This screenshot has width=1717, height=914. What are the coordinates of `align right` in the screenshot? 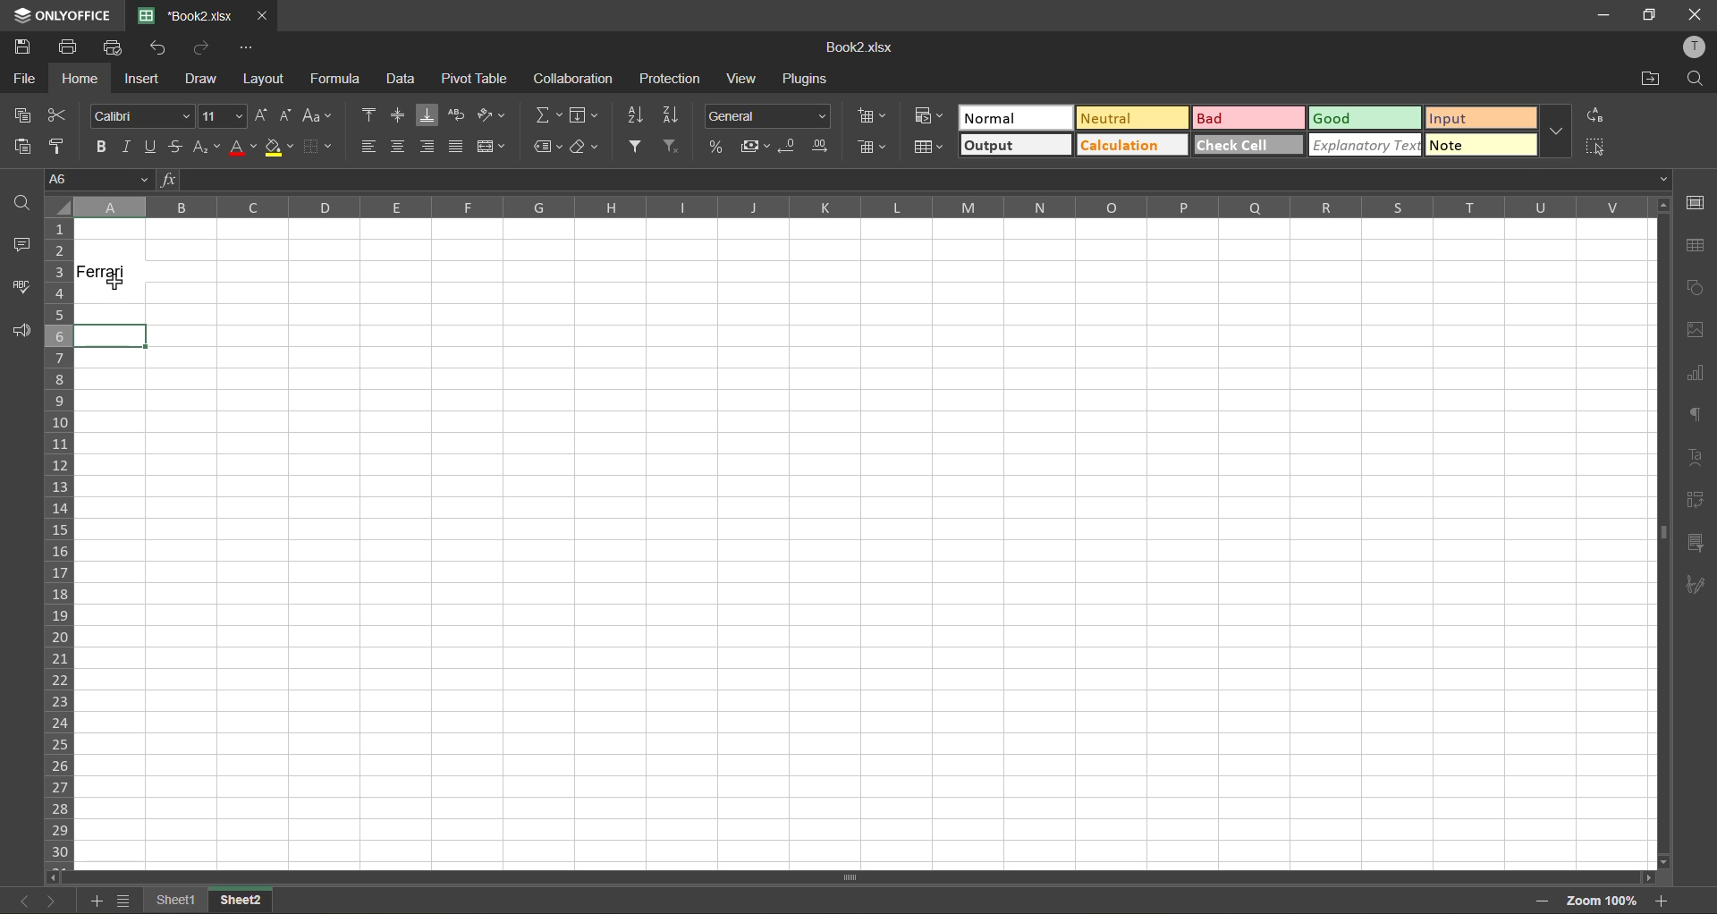 It's located at (428, 148).